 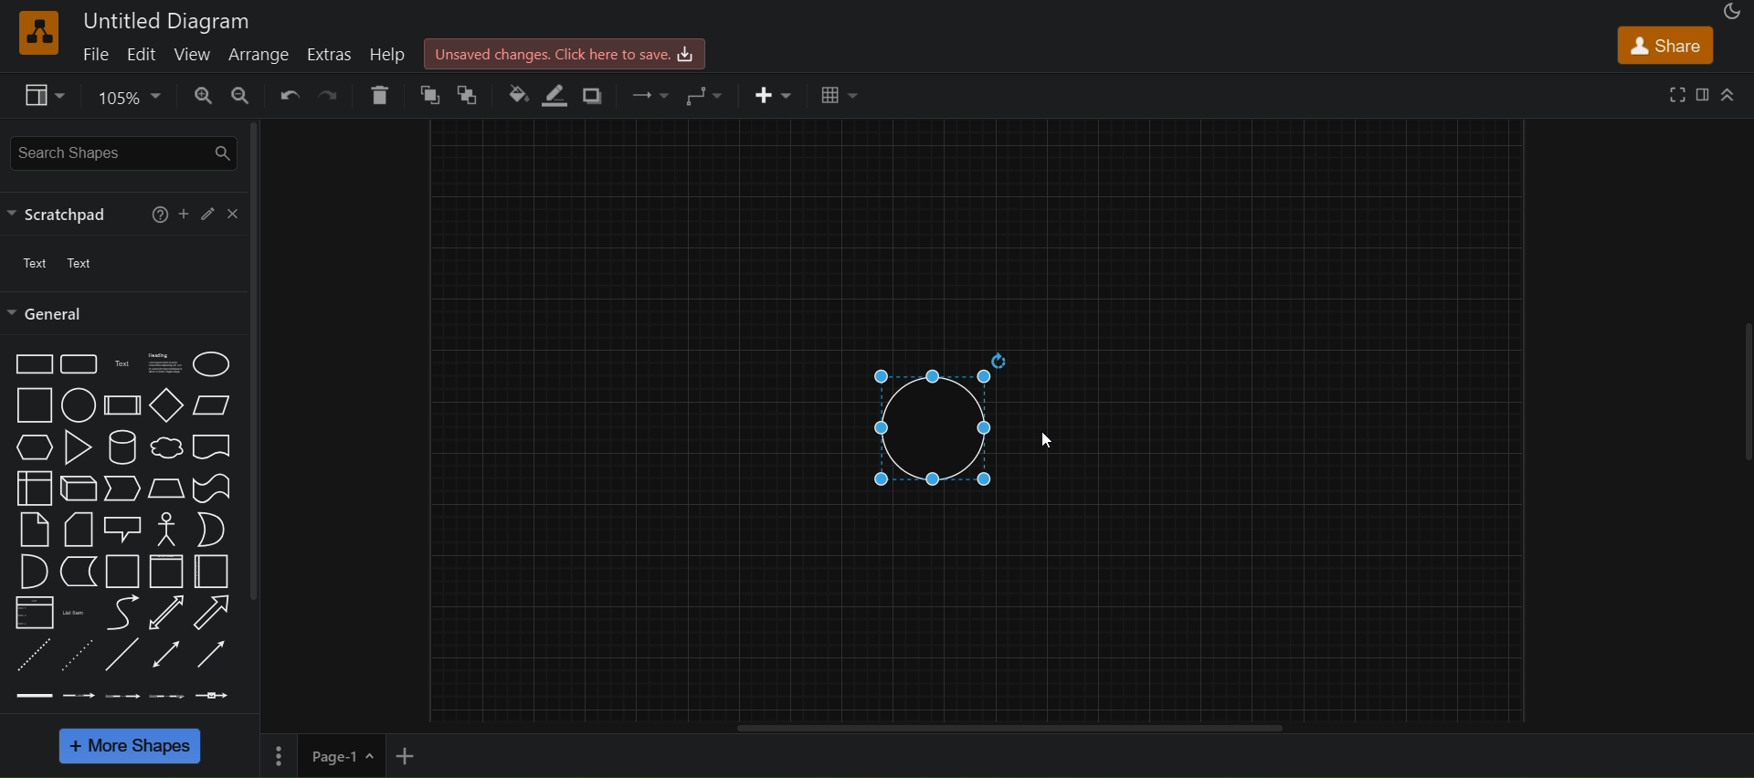 What do you see at coordinates (650, 95) in the screenshot?
I see `connection` at bounding box center [650, 95].